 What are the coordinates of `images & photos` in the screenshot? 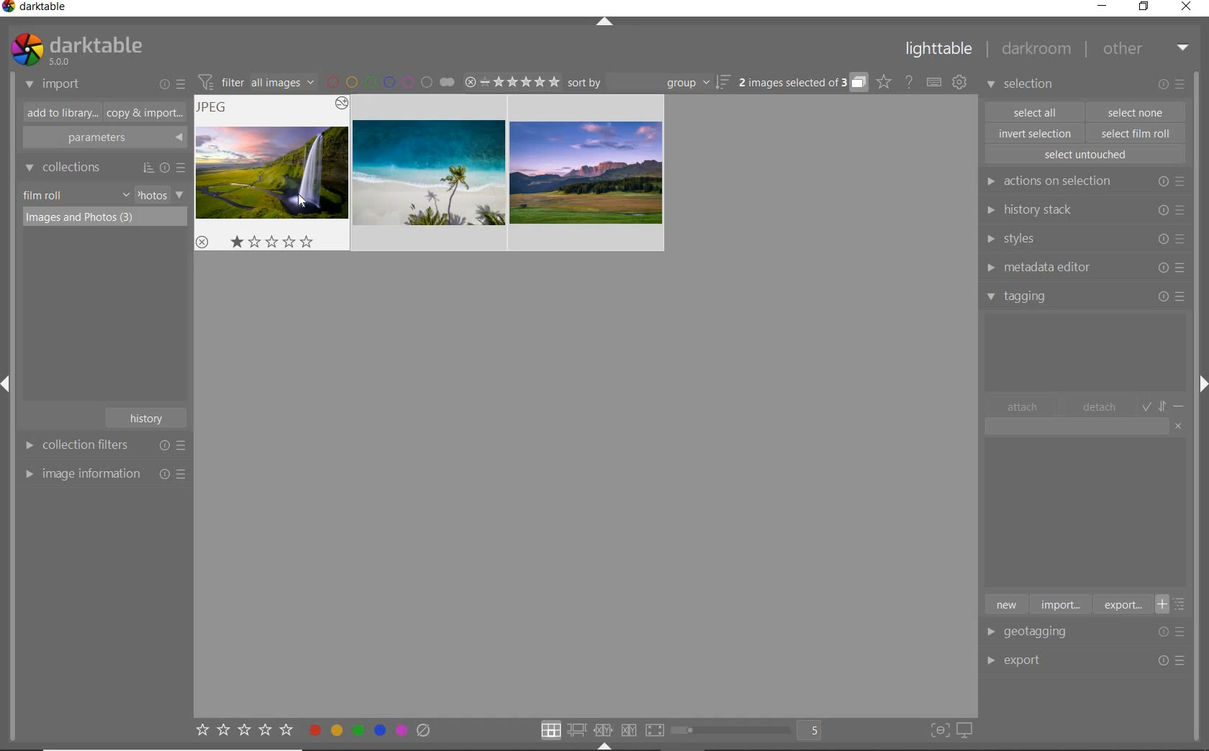 It's located at (105, 218).